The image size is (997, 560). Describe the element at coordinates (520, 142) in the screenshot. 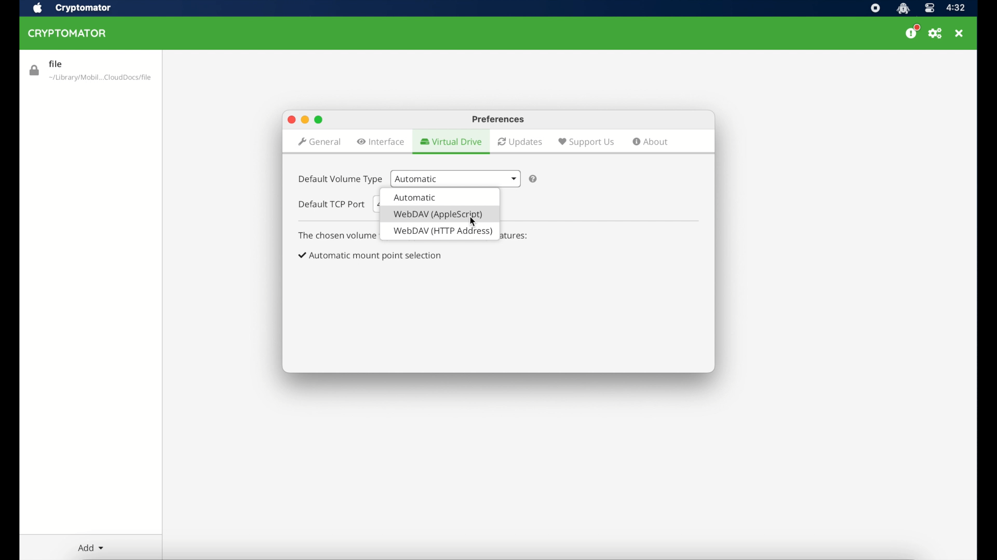

I see `updates` at that location.